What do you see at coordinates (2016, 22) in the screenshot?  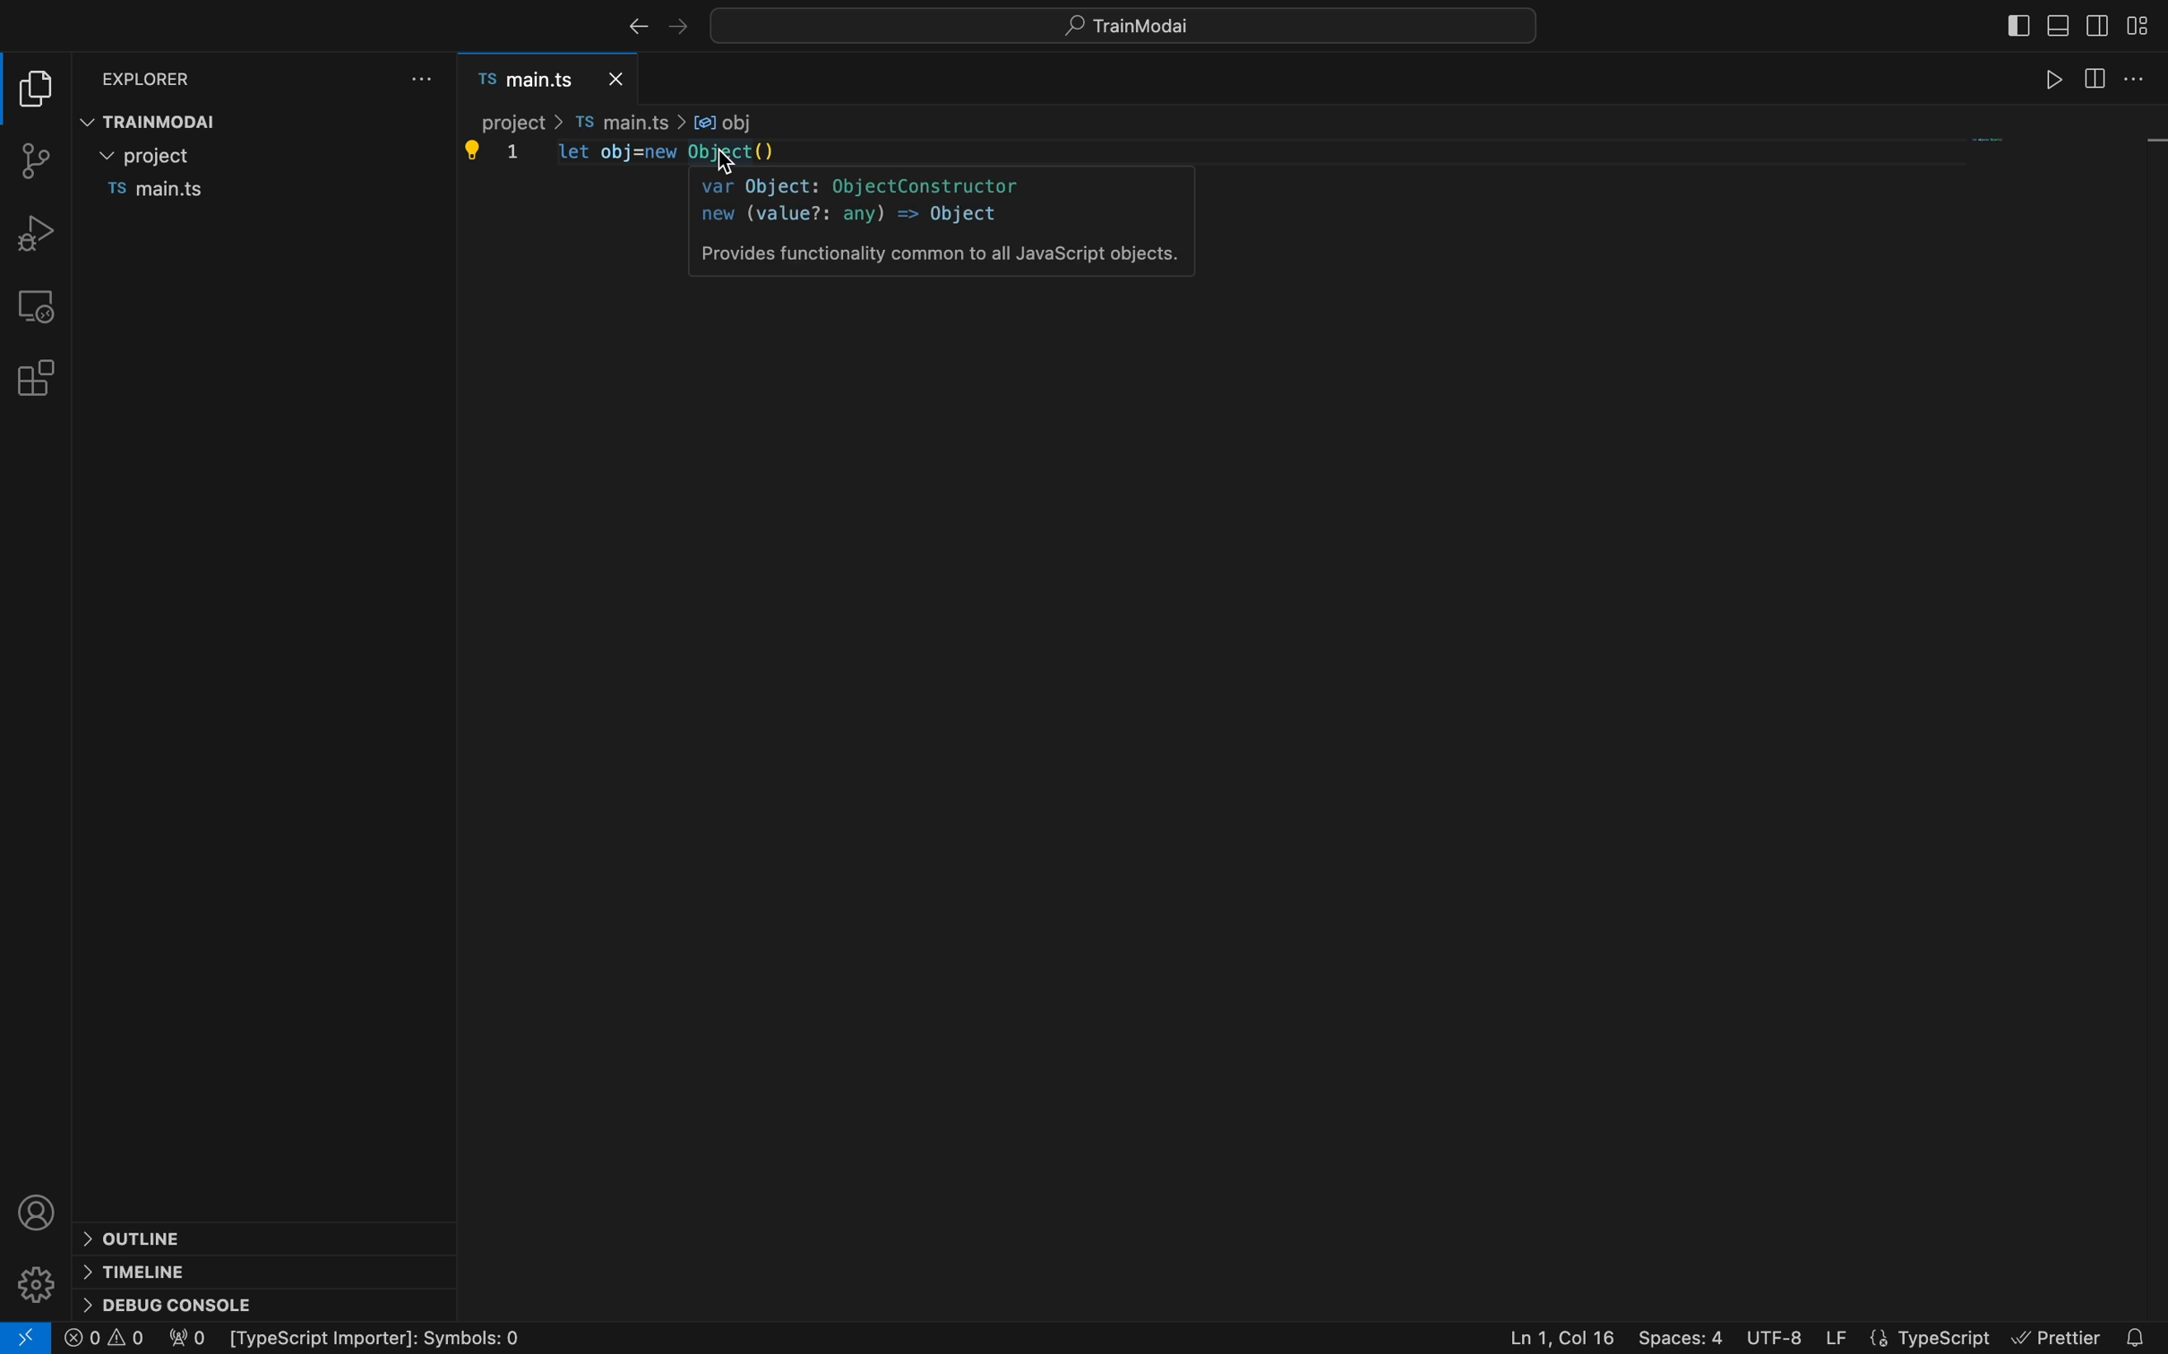 I see `toggle side bar` at bounding box center [2016, 22].